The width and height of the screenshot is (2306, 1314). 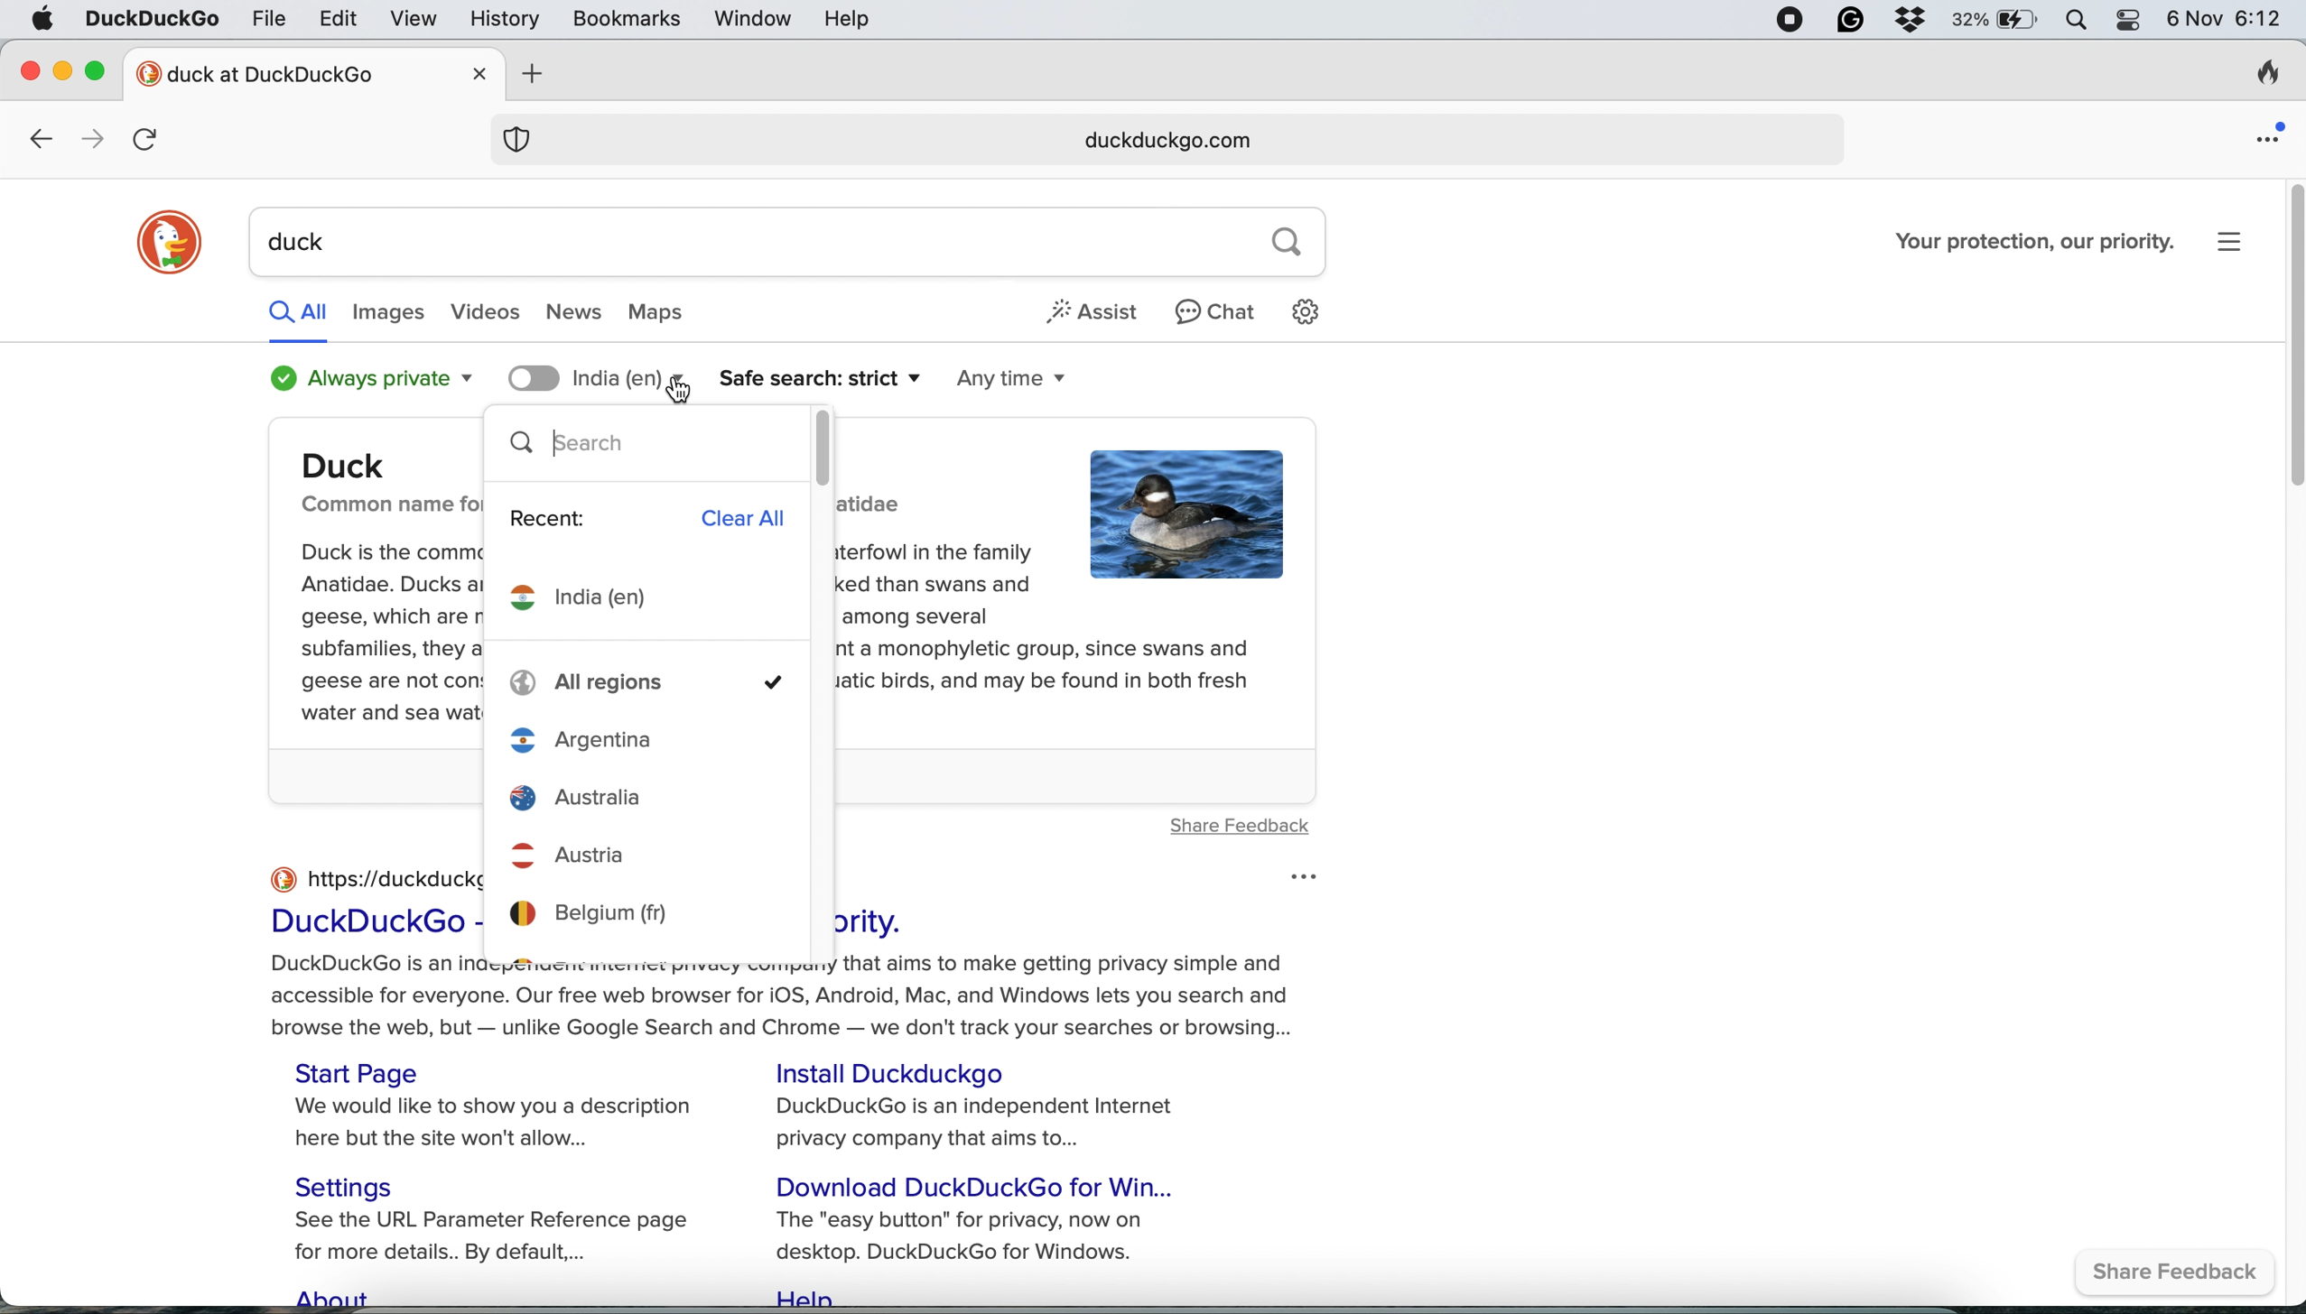 I want to click on settings, so click(x=1314, y=311).